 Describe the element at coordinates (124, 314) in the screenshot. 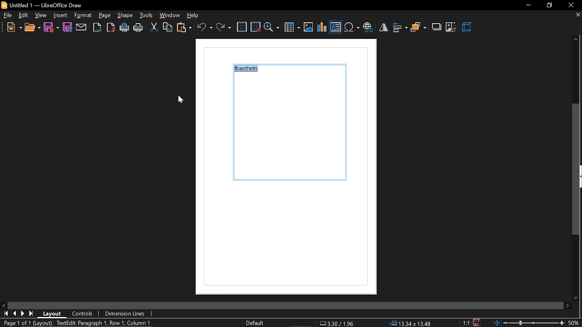

I see `dimension lines` at that location.